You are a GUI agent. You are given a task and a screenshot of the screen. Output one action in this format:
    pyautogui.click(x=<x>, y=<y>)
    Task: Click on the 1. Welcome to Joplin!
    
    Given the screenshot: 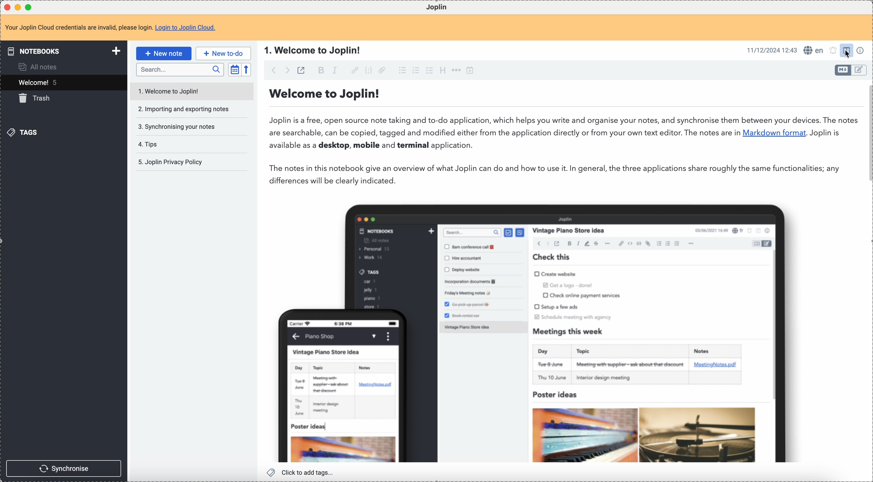 What is the action you would take?
    pyautogui.click(x=315, y=50)
    